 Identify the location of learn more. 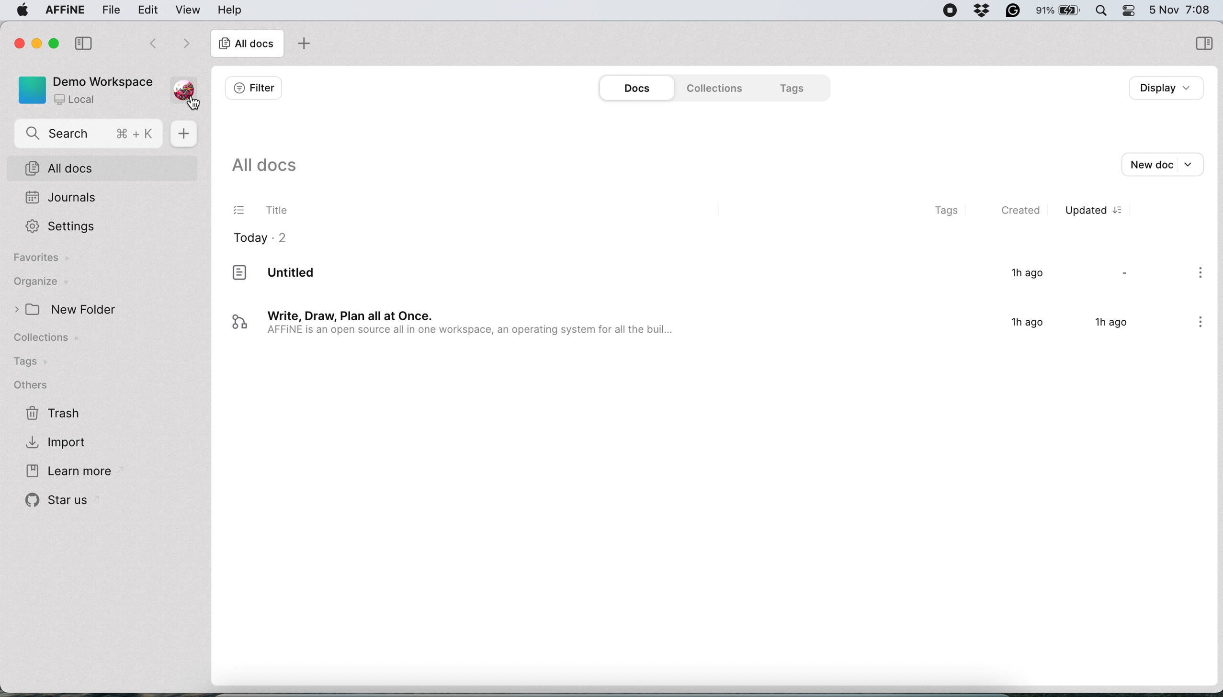
(67, 470).